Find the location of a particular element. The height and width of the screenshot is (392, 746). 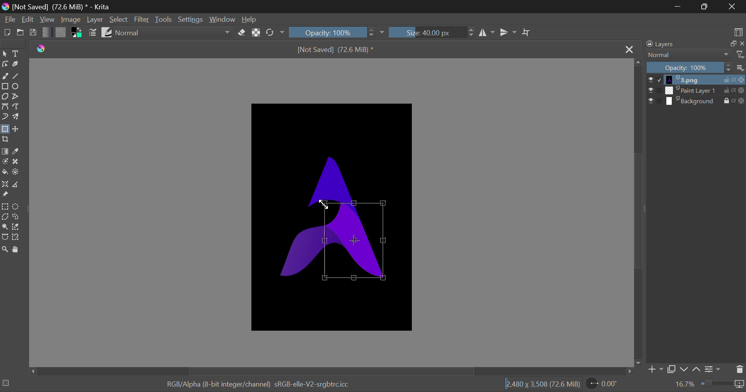

dropdown is located at coordinates (382, 32).